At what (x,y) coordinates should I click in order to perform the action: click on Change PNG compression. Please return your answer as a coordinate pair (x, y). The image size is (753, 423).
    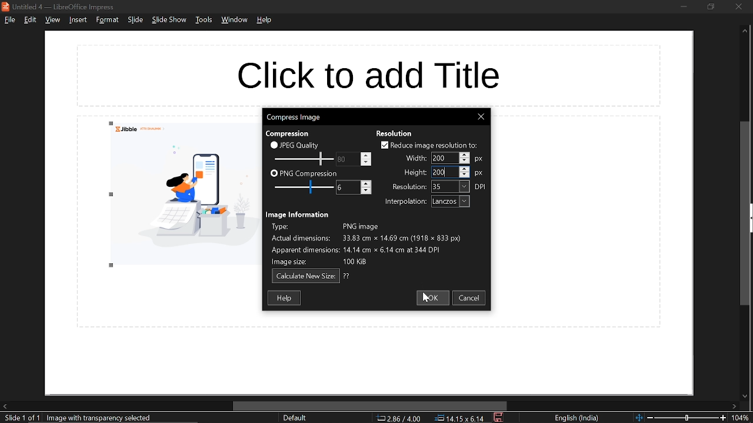
    Looking at the image, I should click on (348, 187).